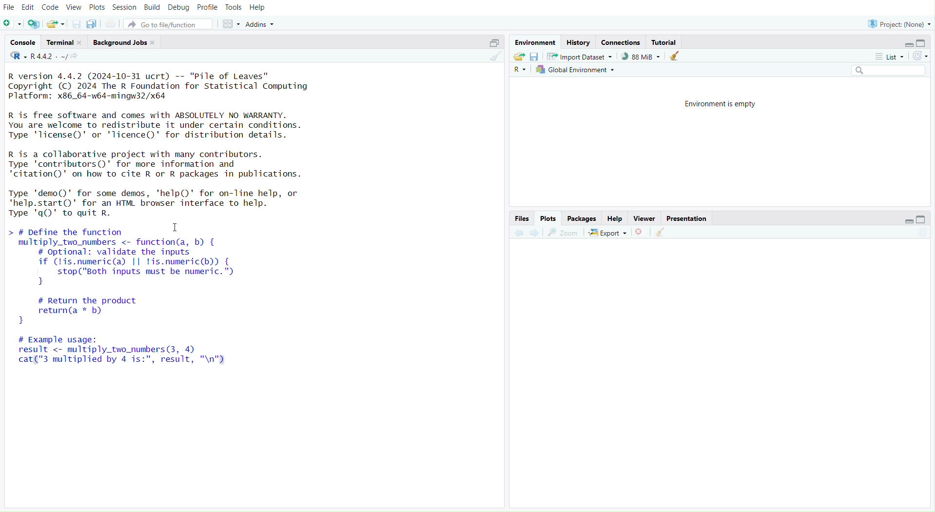 This screenshot has width=935, height=512. Describe the element at coordinates (890, 57) in the screenshot. I see `List` at that location.